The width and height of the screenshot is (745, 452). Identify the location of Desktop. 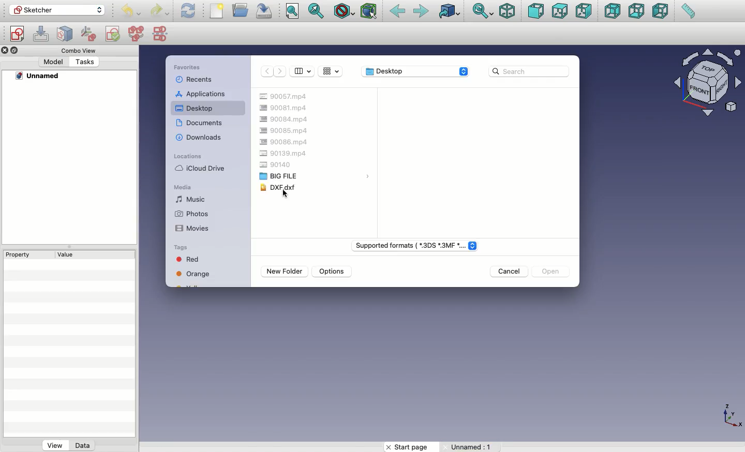
(415, 71).